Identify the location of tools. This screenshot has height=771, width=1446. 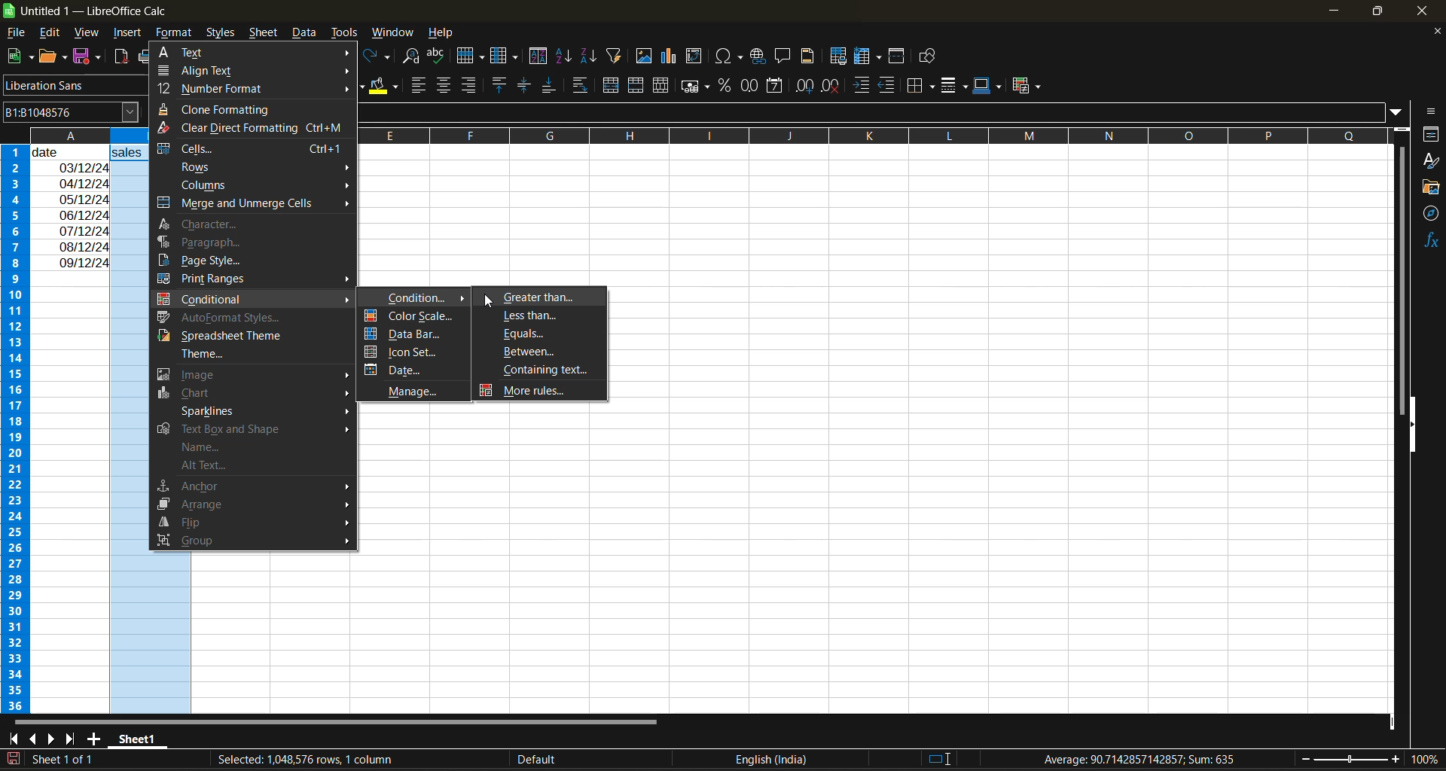
(343, 32).